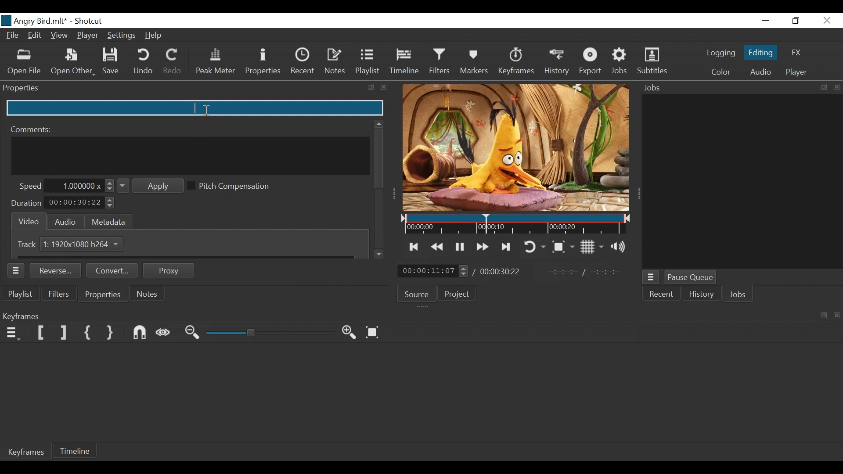 The width and height of the screenshot is (843, 474). What do you see at coordinates (652, 277) in the screenshot?
I see `Jobs Menu` at bounding box center [652, 277].